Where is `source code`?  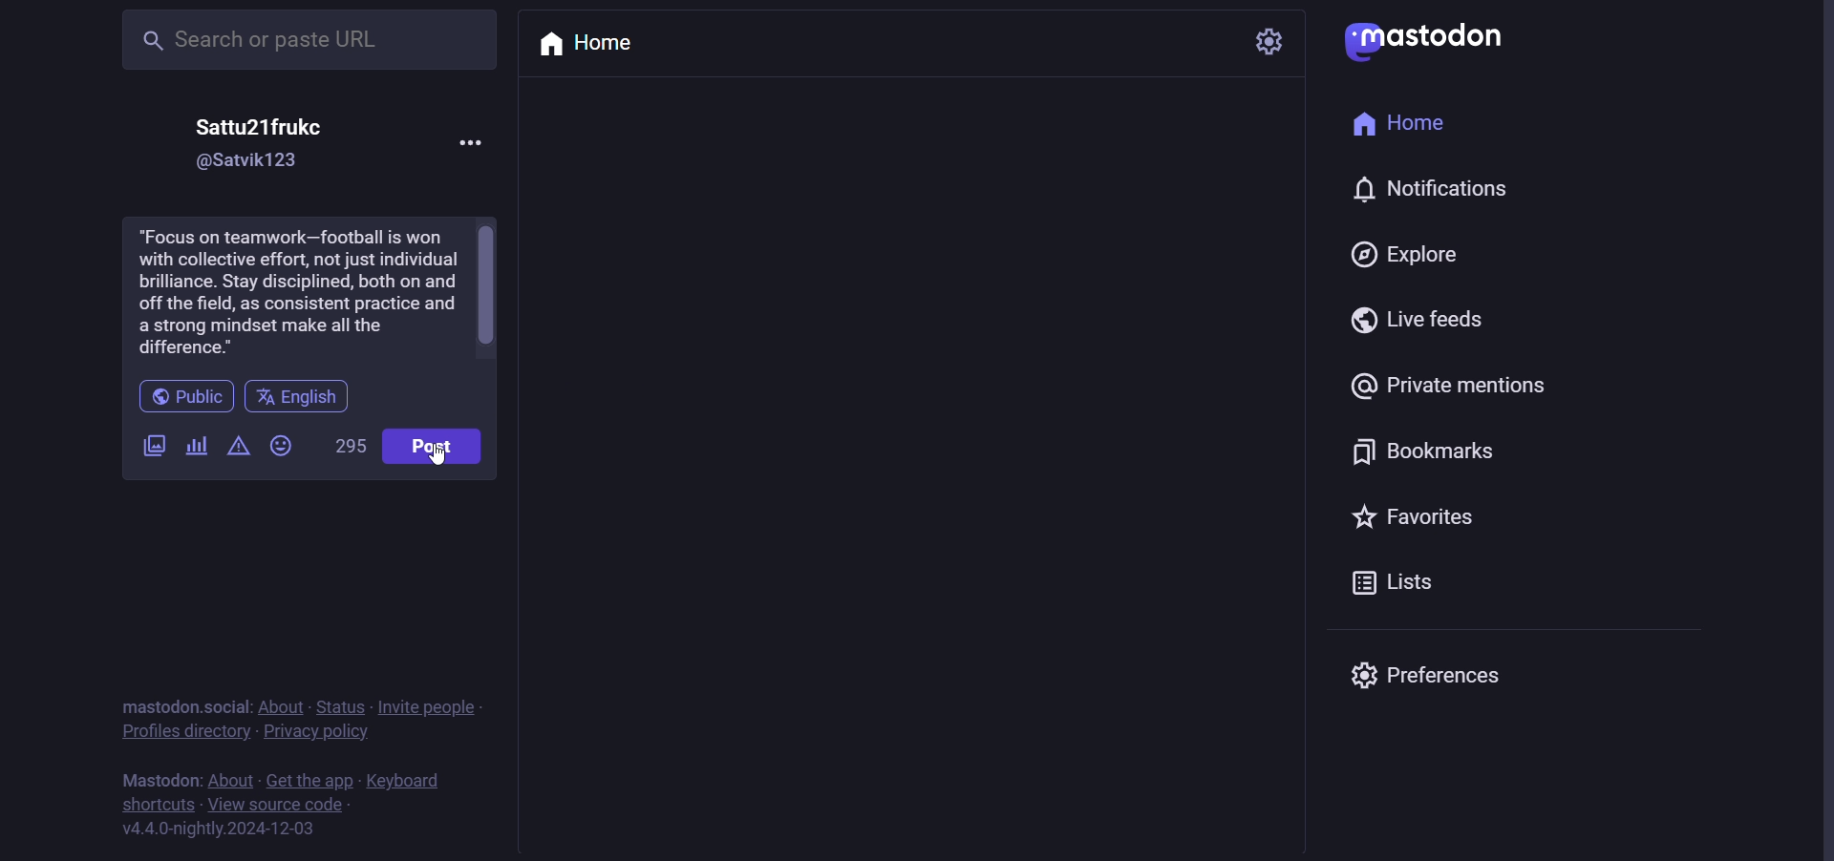
source code is located at coordinates (276, 804).